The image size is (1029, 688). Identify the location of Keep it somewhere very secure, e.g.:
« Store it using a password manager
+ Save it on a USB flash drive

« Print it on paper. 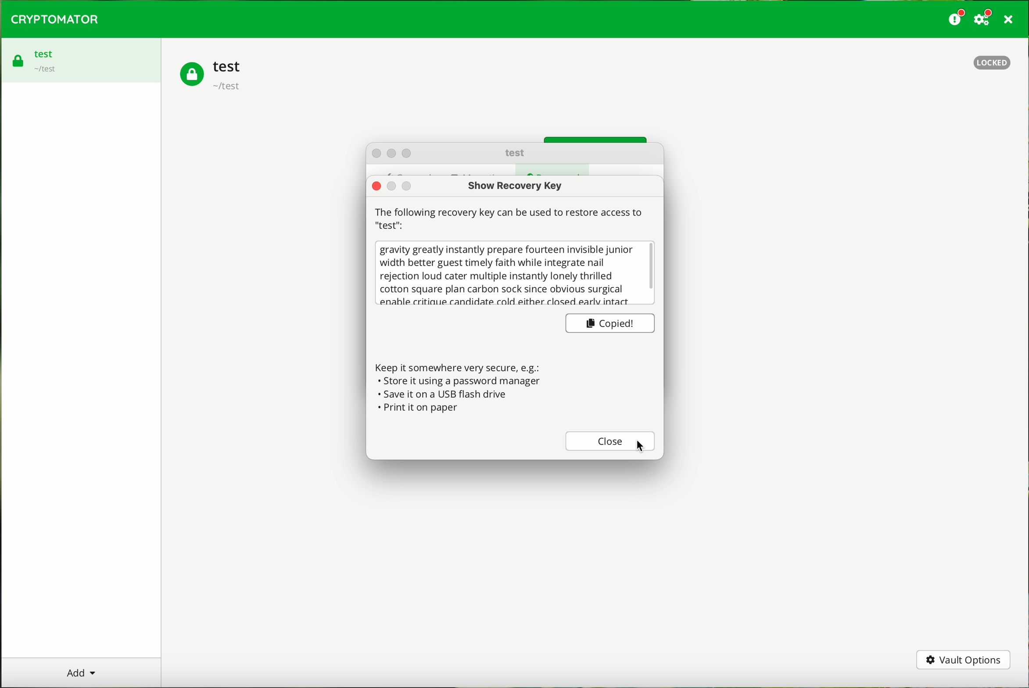
(460, 391).